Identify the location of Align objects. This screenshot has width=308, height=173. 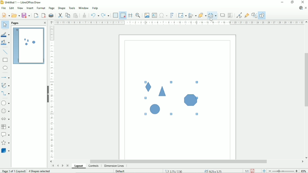
(192, 15).